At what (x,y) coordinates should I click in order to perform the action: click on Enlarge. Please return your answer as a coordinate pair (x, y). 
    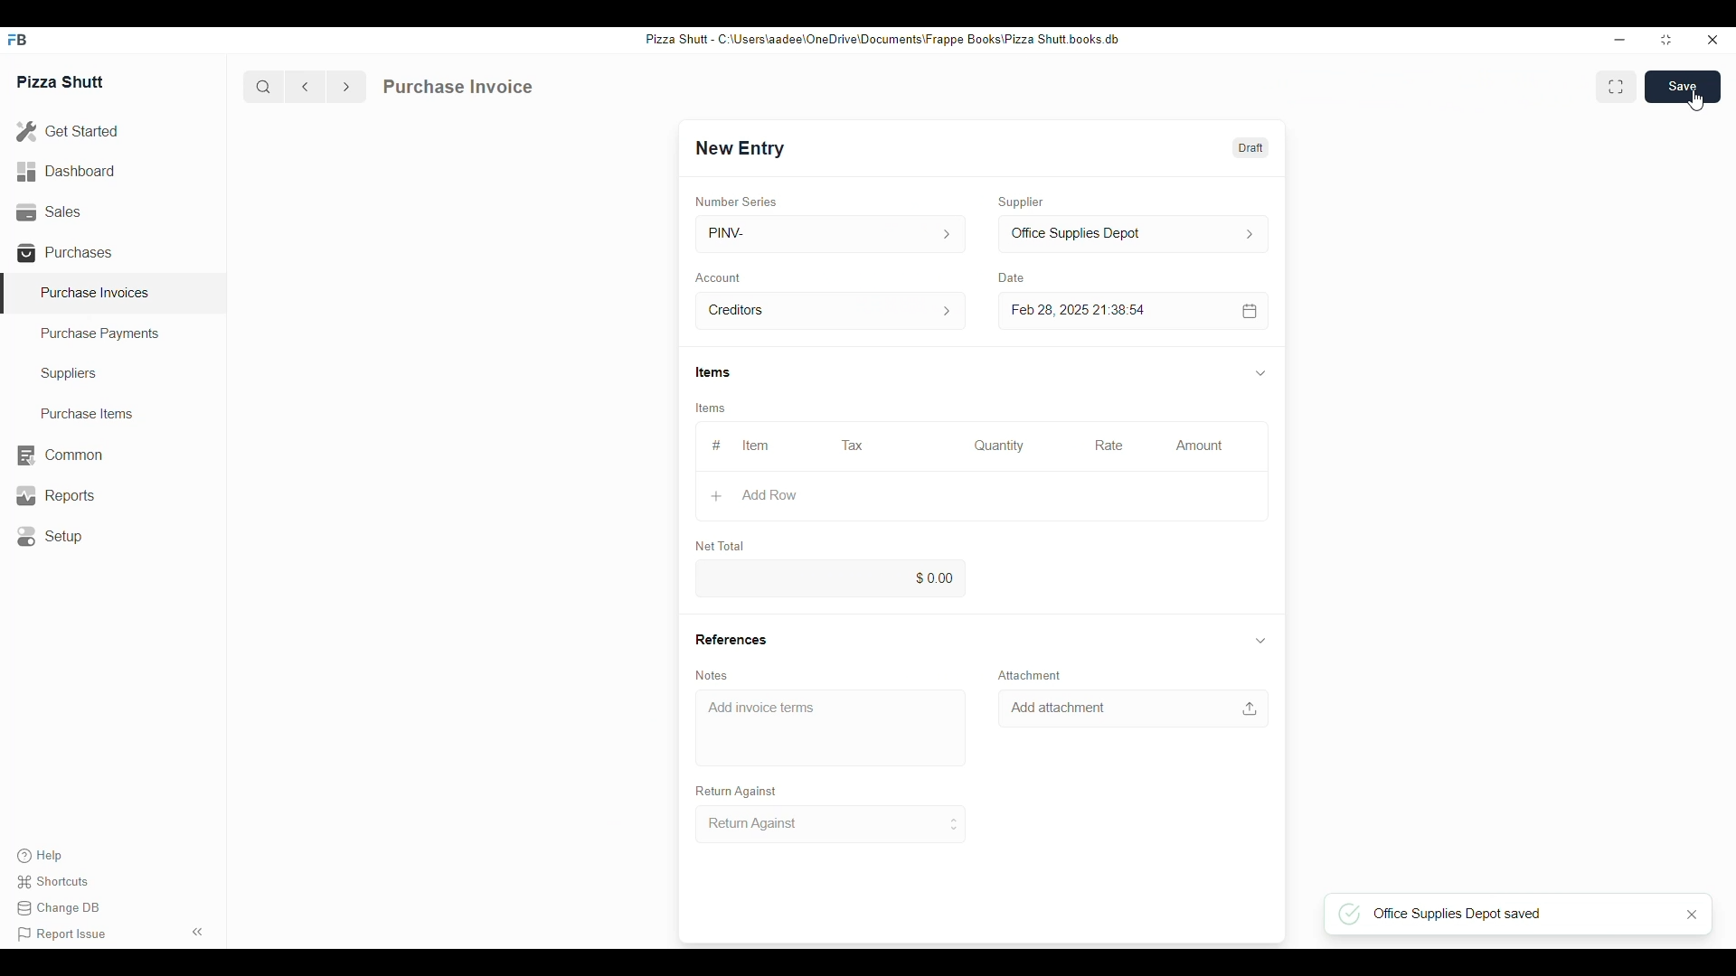
    Looking at the image, I should click on (1617, 87).